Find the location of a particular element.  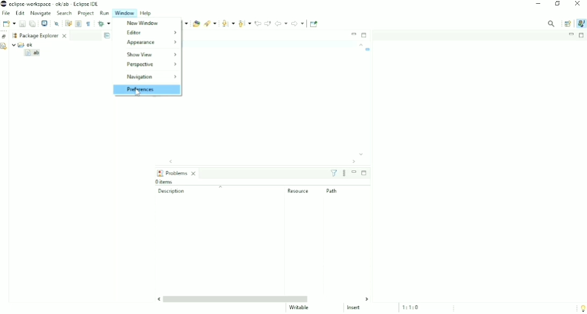

Minimize is located at coordinates (538, 4).